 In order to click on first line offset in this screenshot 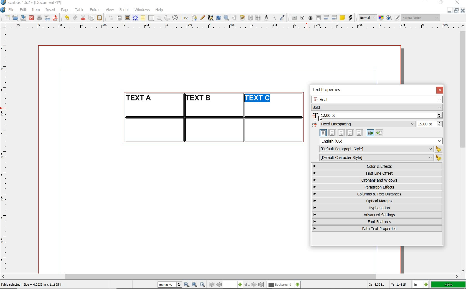, I will do `click(377, 173)`.